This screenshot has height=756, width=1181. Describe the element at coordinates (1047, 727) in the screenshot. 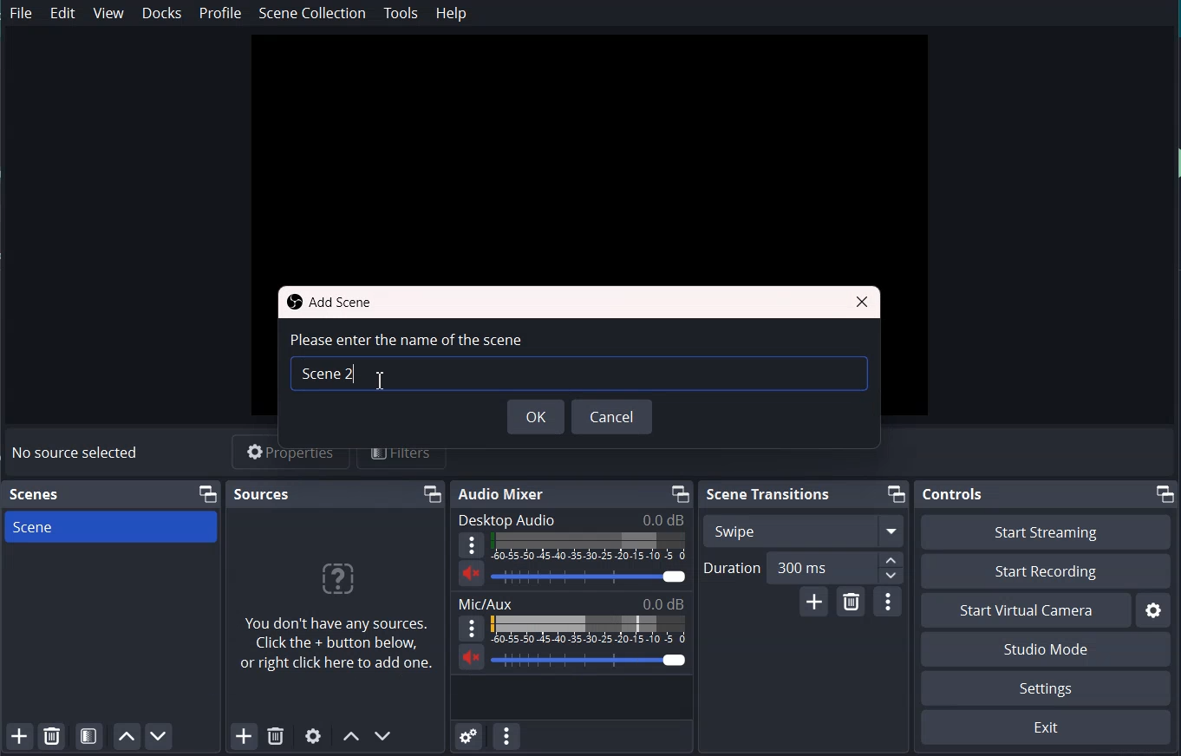

I see `Exit` at that location.